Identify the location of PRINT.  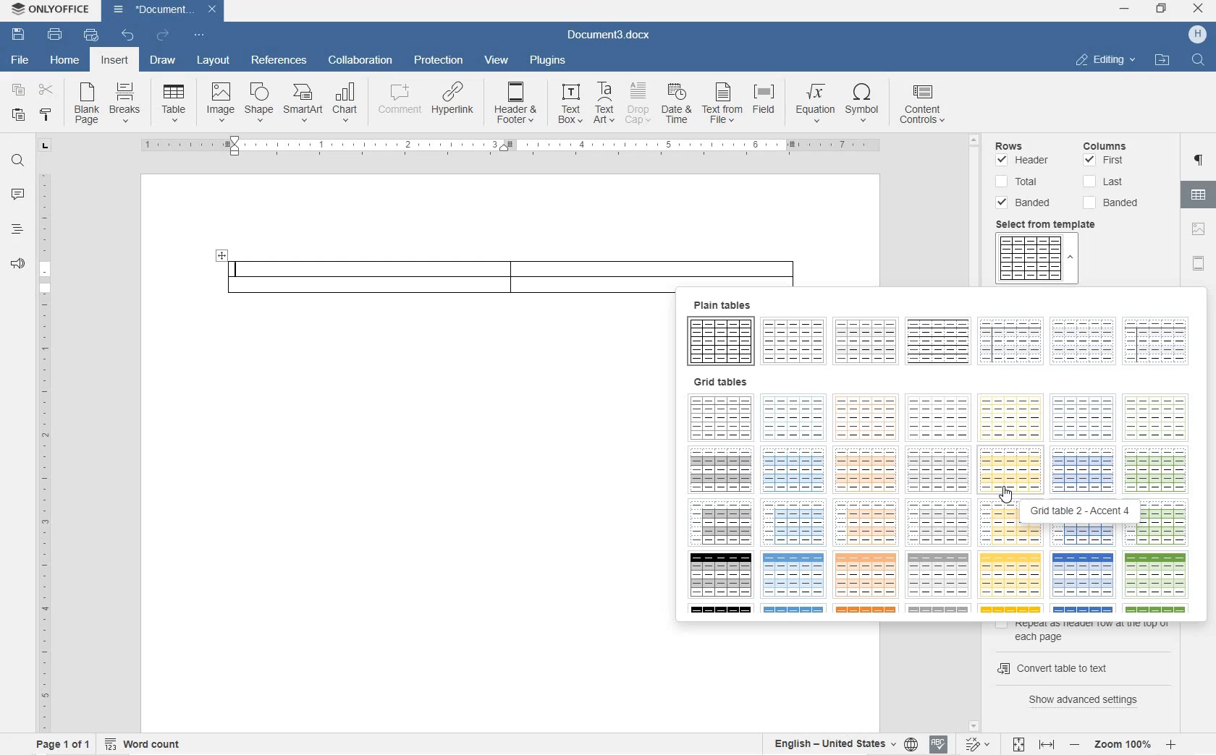
(56, 34).